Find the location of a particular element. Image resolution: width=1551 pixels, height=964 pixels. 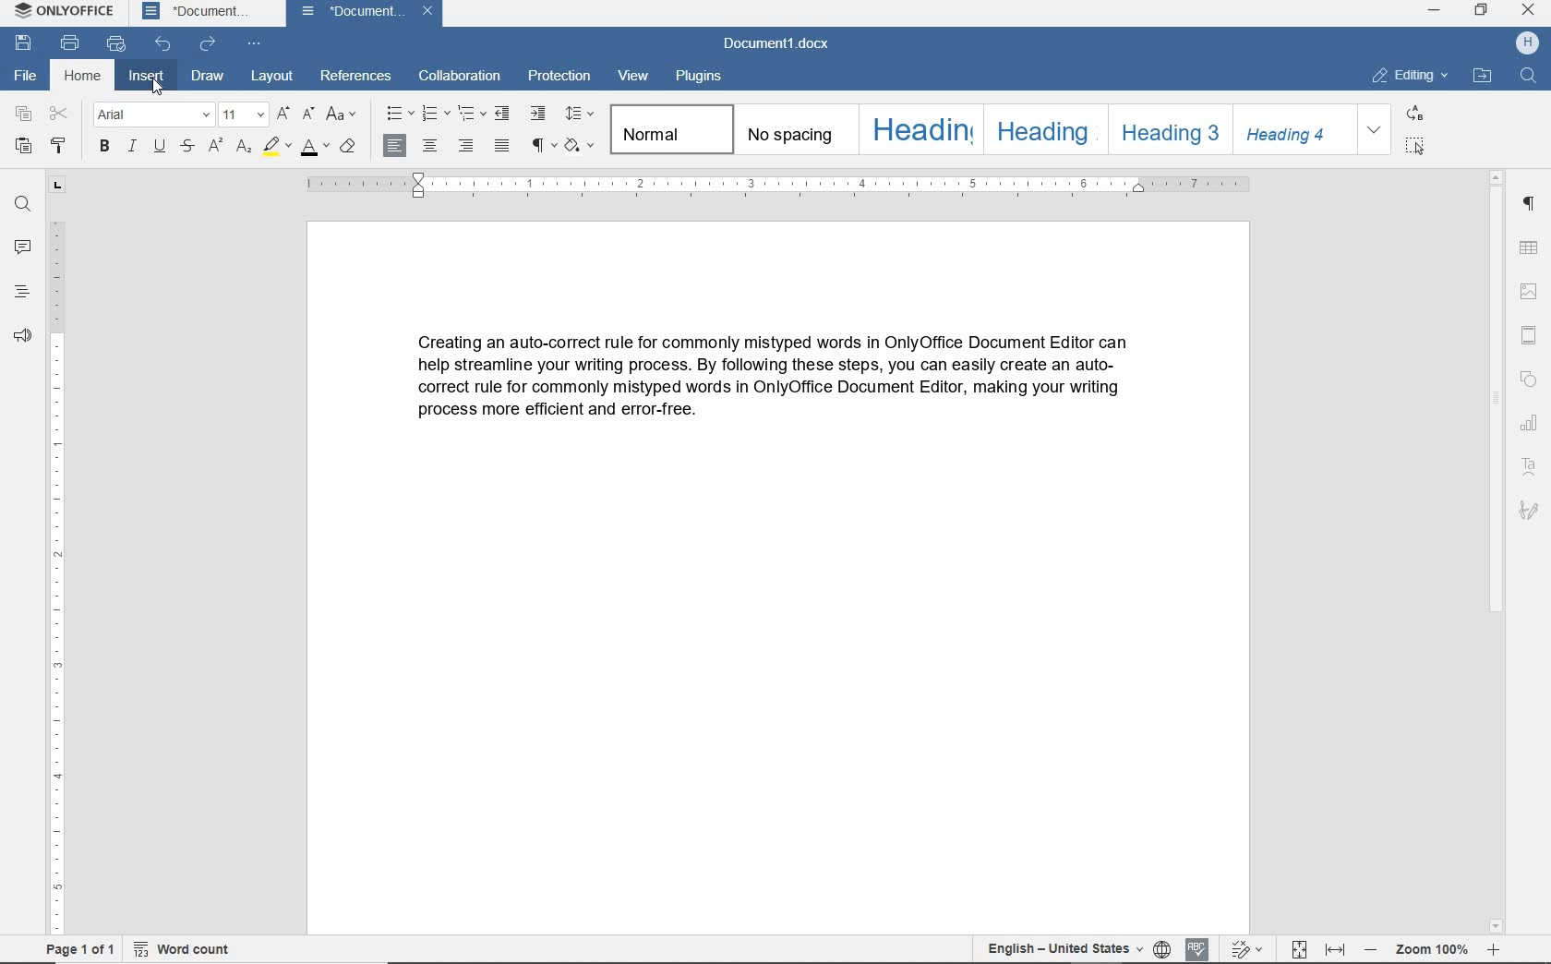

cut is located at coordinates (56, 115).